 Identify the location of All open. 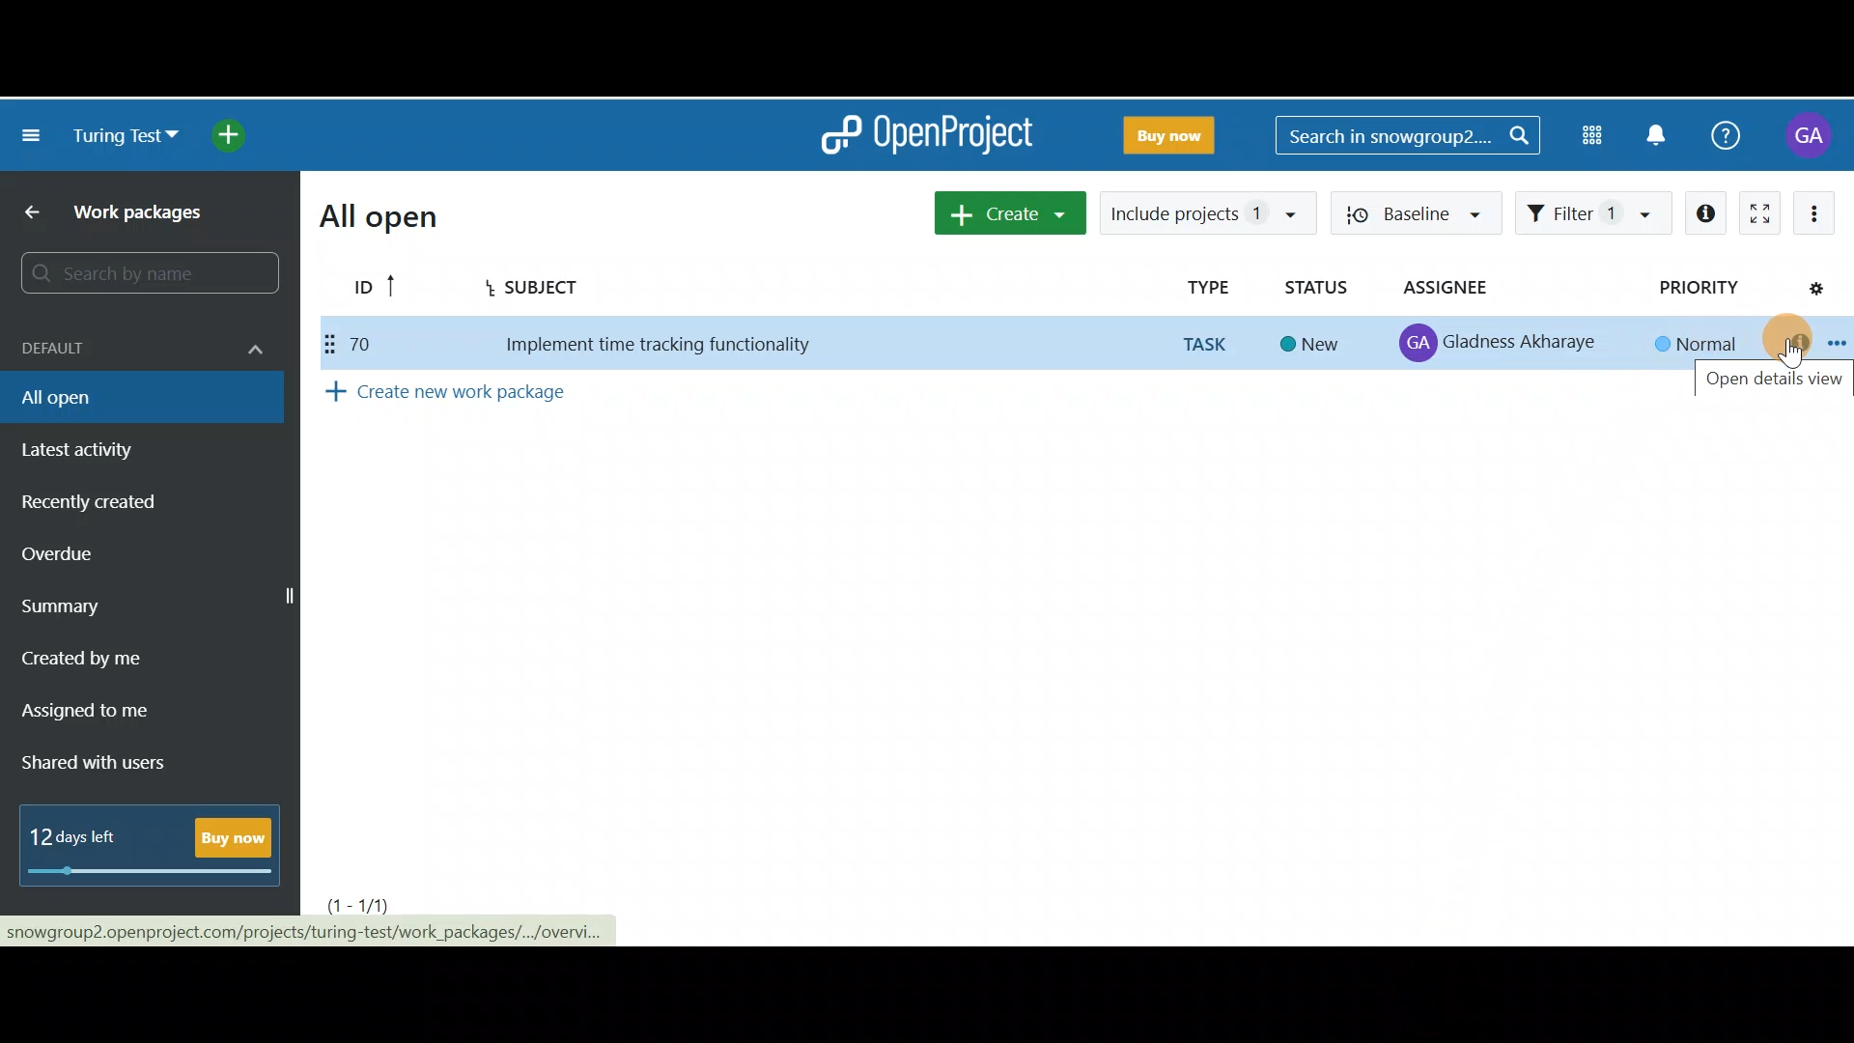
(429, 210).